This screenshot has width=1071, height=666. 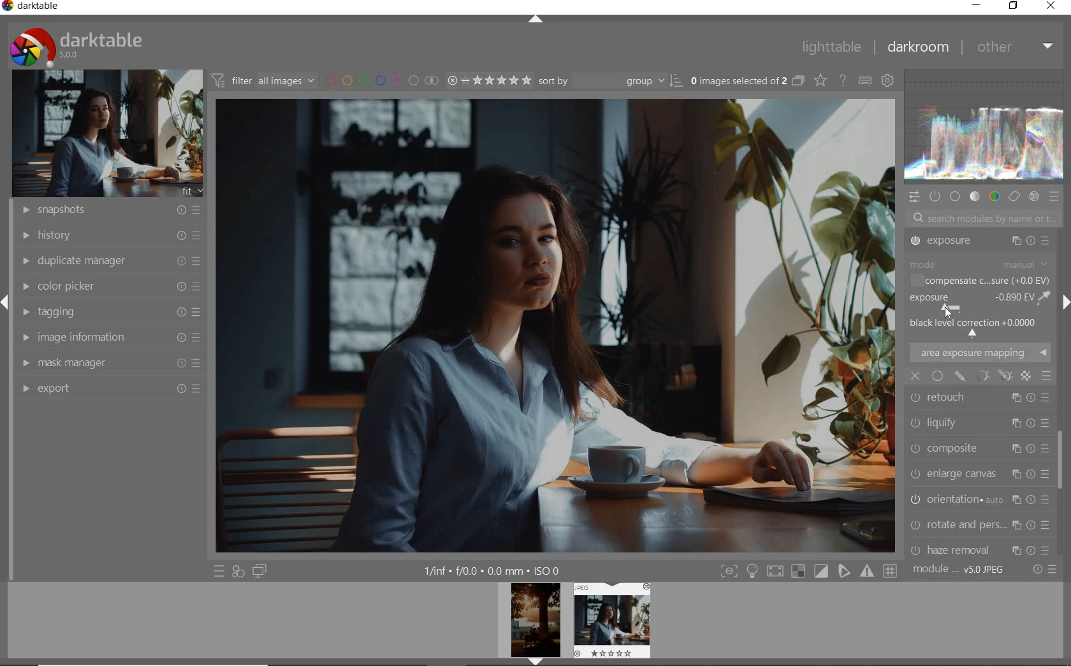 I want to click on COLOR, so click(x=994, y=197).